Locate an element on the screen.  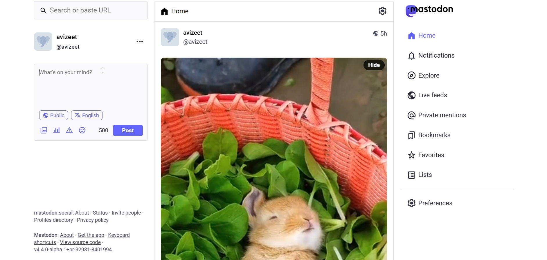
hide is located at coordinates (376, 65).